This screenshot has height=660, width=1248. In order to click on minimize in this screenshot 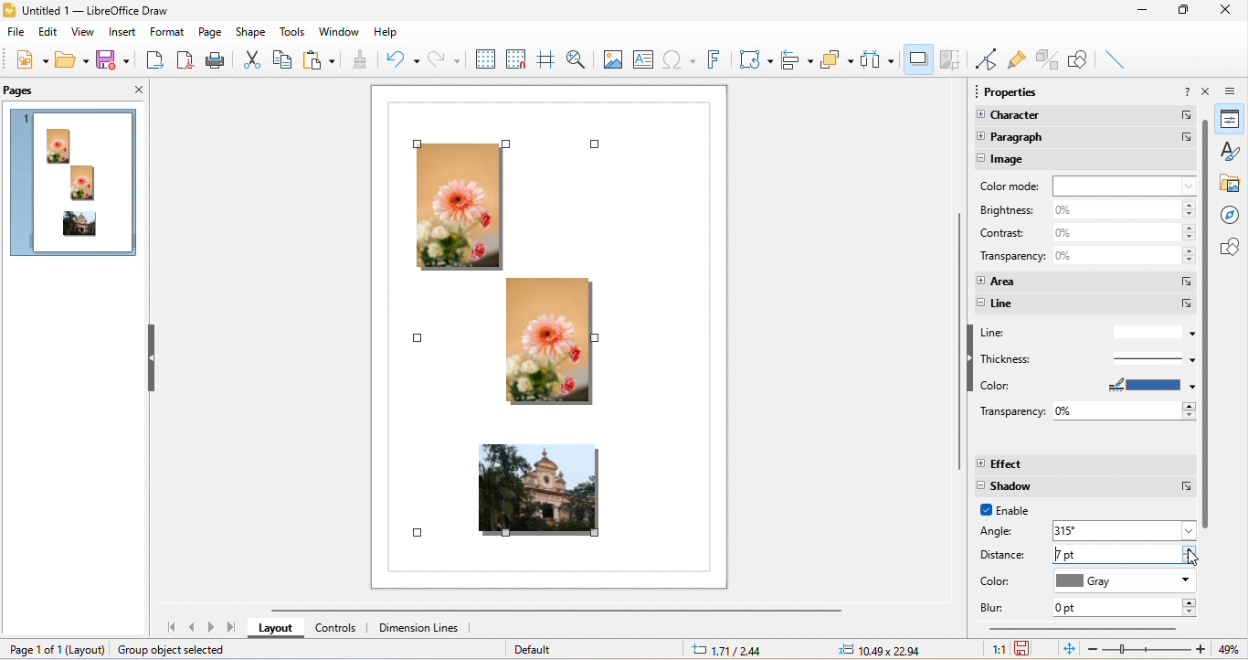, I will do `click(1149, 14)`.